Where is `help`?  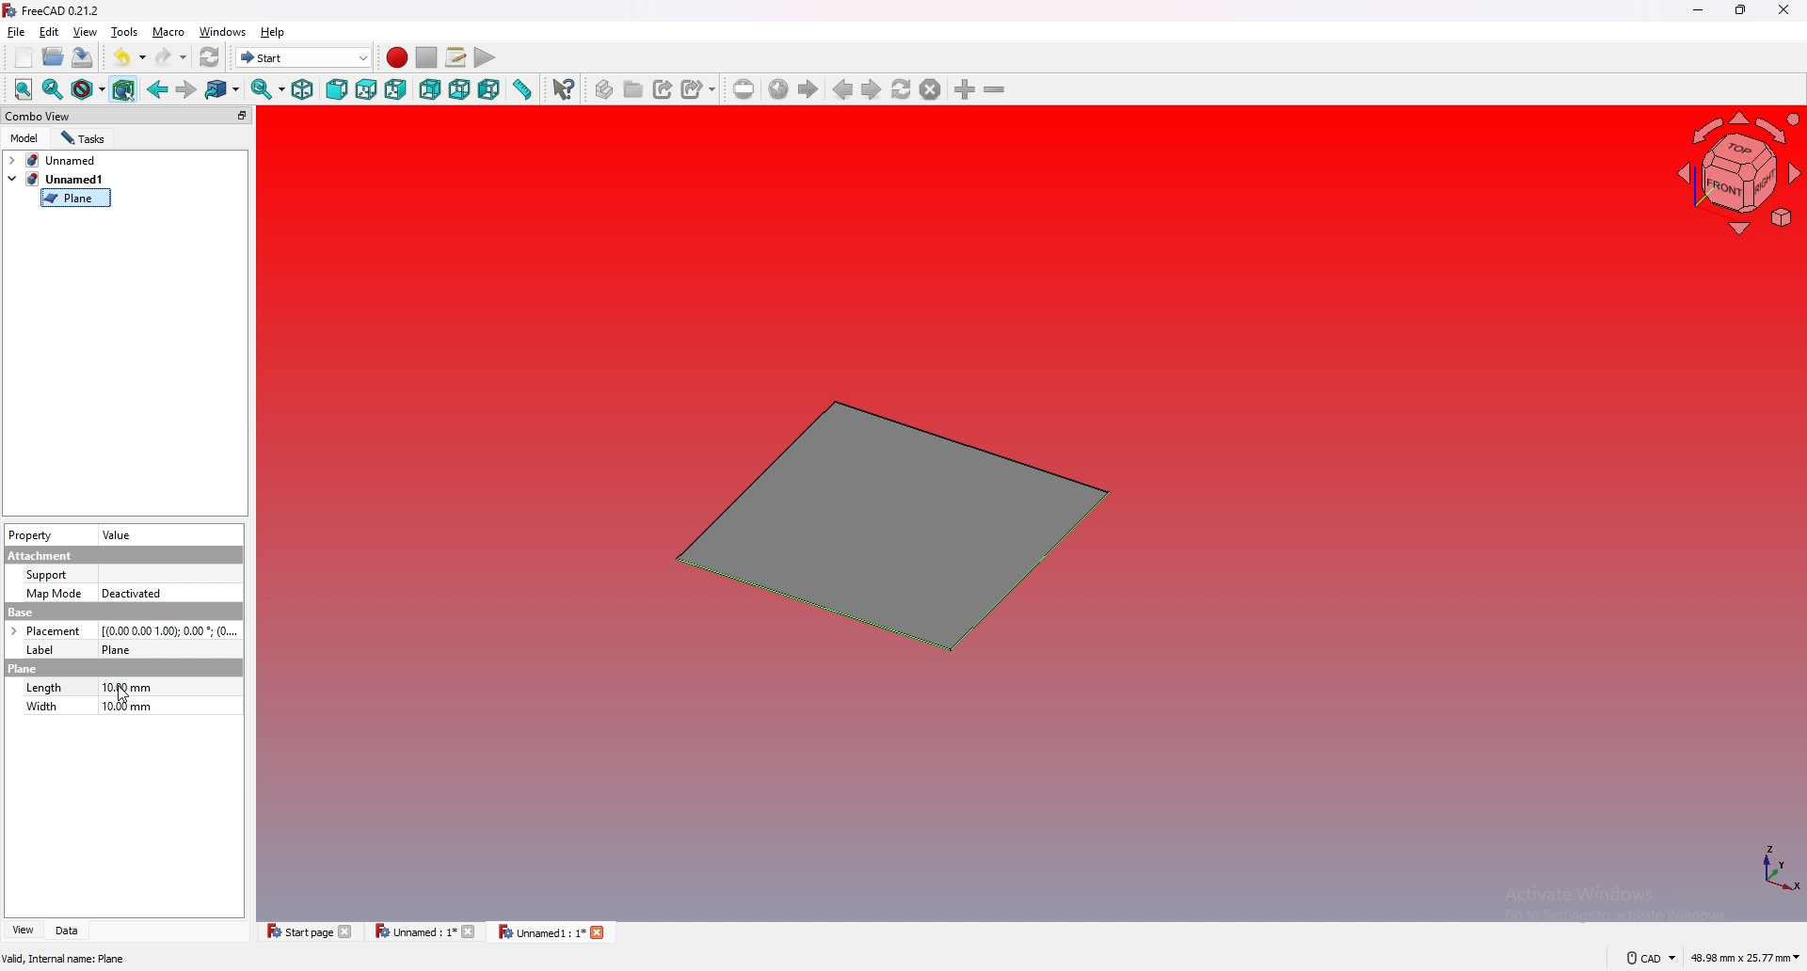 help is located at coordinates (274, 32).